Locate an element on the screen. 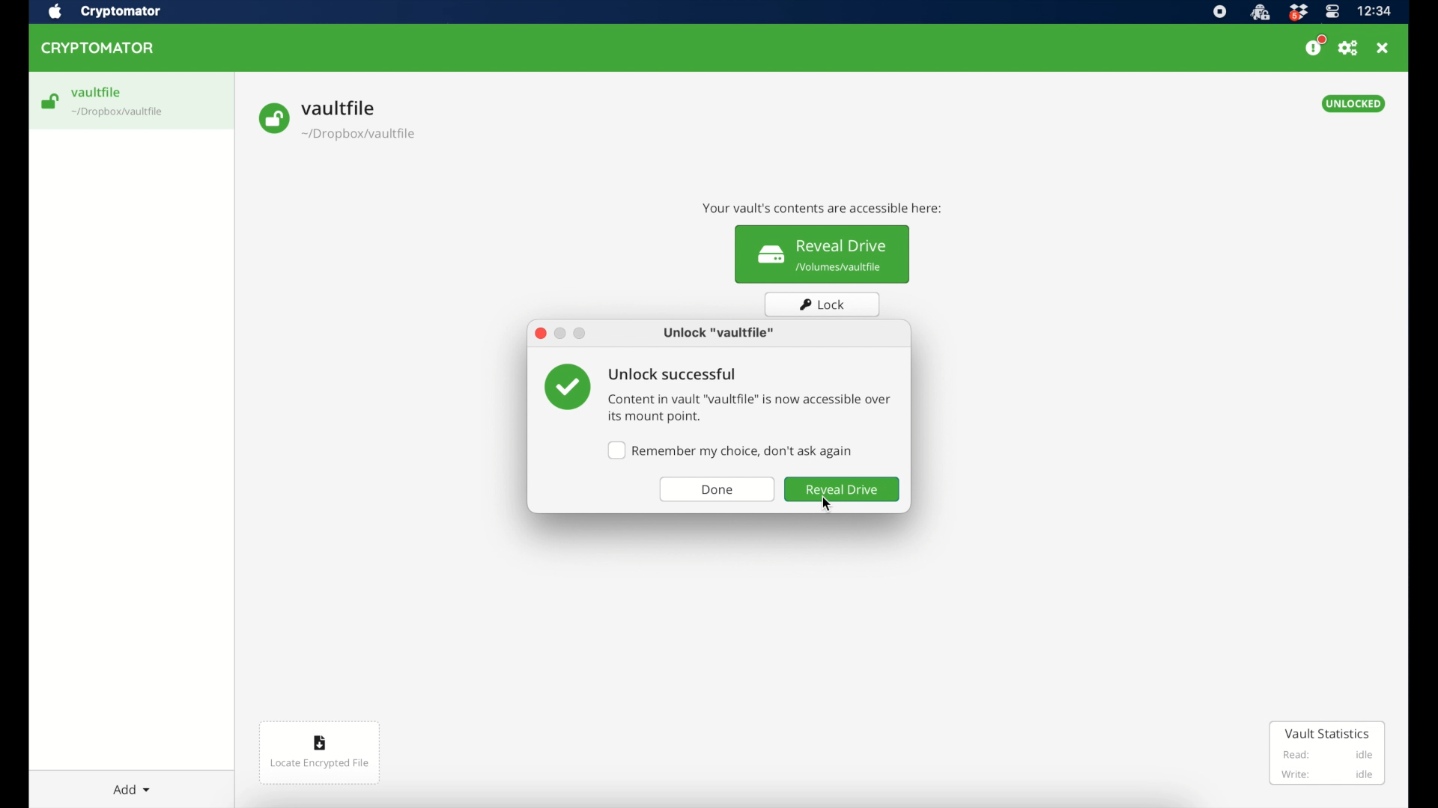 Image resolution: width=1438 pixels, height=808 pixels. unlocked is located at coordinates (1356, 104).